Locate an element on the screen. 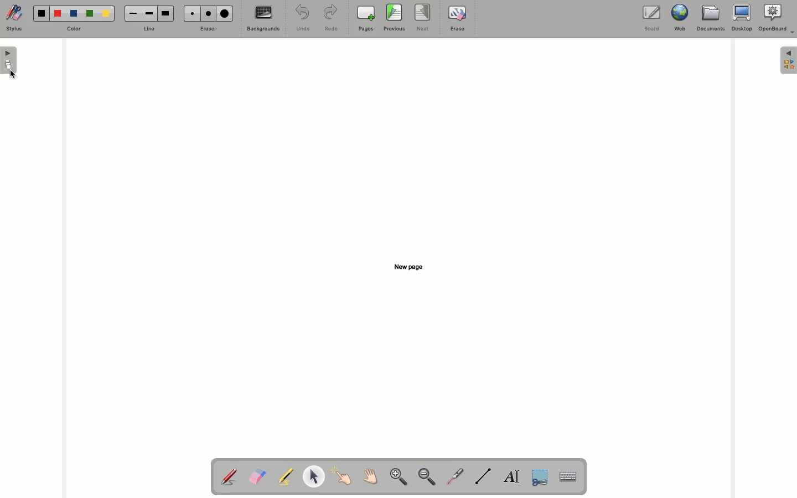 Image resolution: width=797 pixels, height=498 pixels. Draw lines is located at coordinates (483, 476).